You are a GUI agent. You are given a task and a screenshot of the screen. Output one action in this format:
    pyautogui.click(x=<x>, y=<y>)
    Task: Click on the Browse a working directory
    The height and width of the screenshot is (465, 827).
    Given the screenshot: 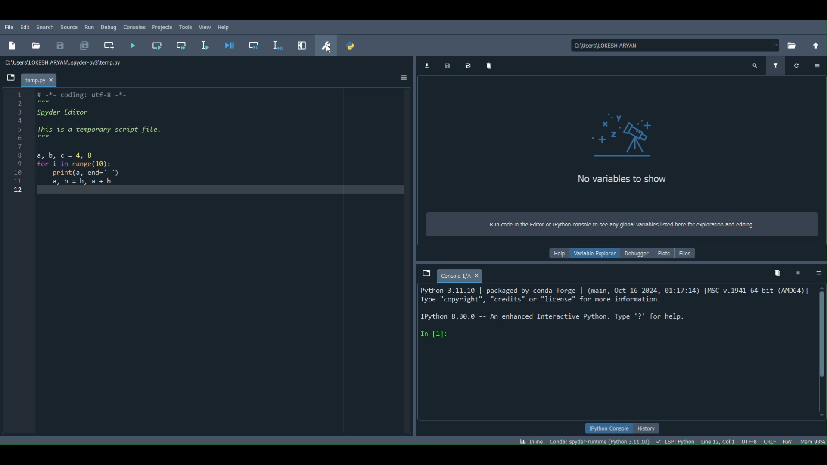 What is the action you would take?
    pyautogui.click(x=795, y=43)
    